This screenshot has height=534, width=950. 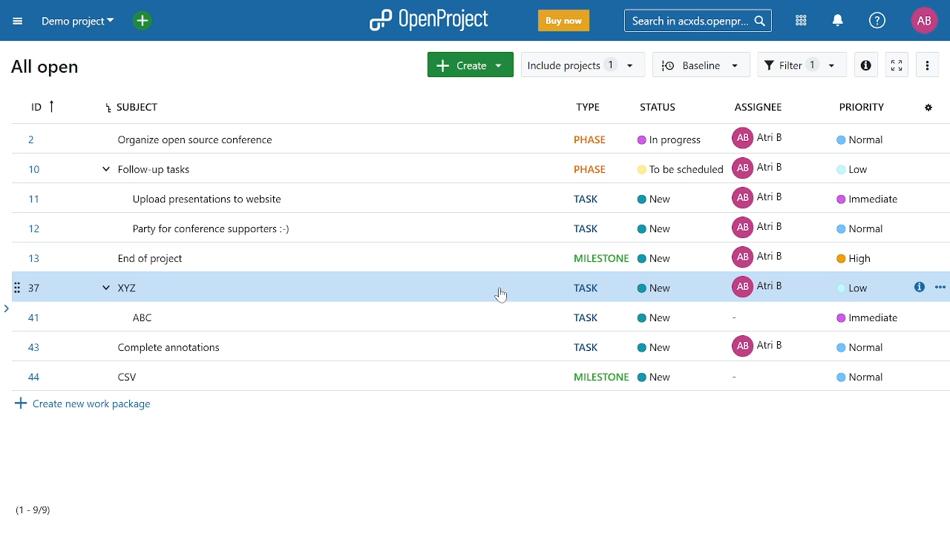 What do you see at coordinates (598, 108) in the screenshot?
I see `Type` at bounding box center [598, 108].